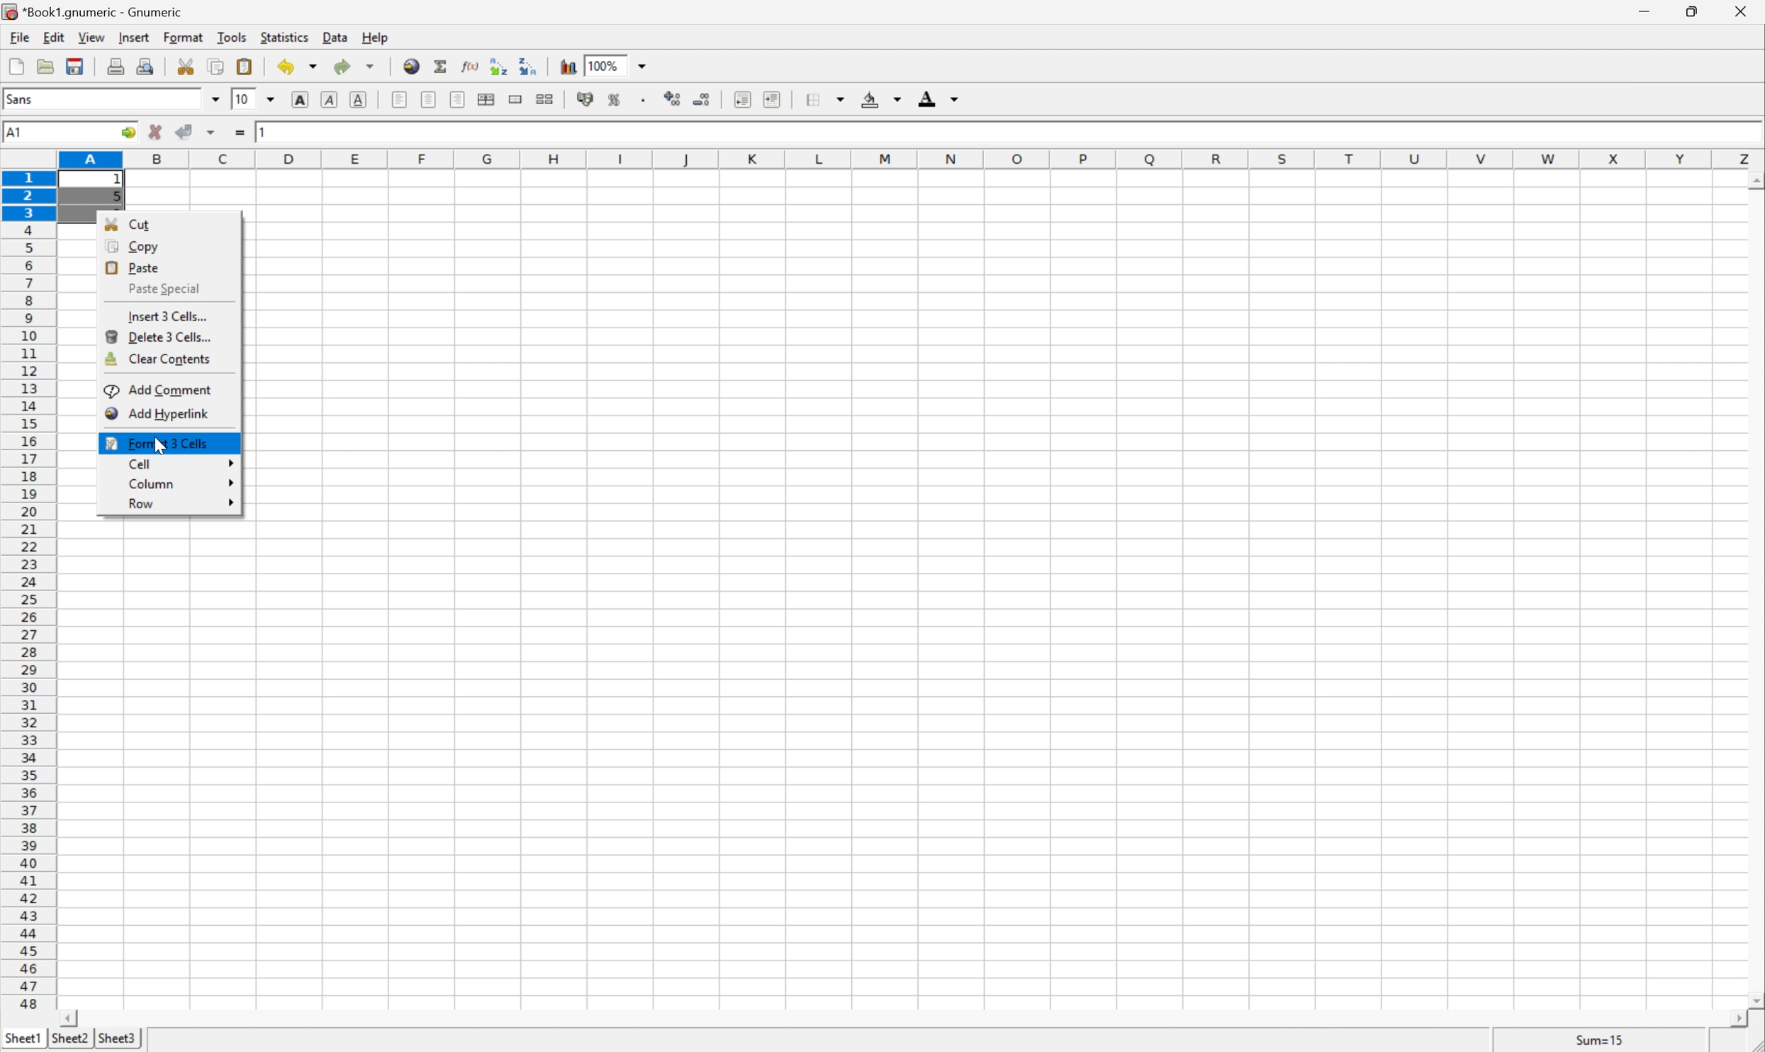  Describe the element at coordinates (133, 35) in the screenshot. I see `insert` at that location.